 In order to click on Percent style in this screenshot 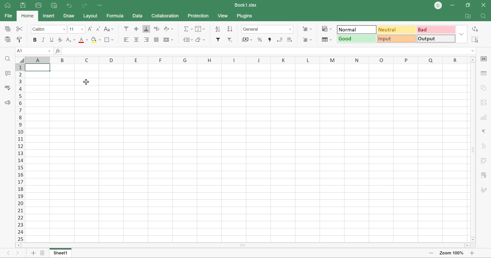, I will do `click(260, 39)`.